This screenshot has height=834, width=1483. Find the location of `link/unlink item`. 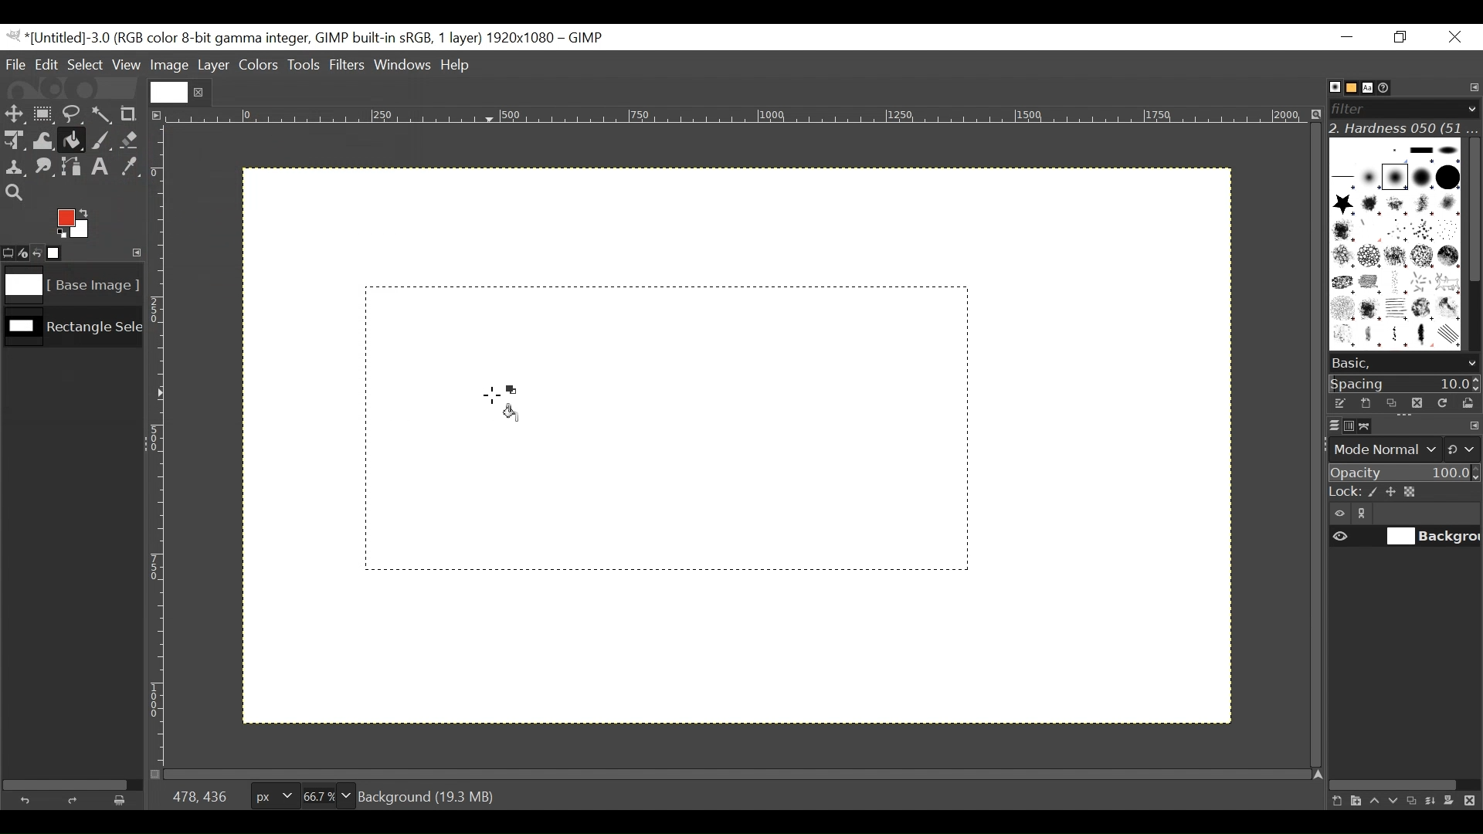

link/unlink item is located at coordinates (1366, 516).